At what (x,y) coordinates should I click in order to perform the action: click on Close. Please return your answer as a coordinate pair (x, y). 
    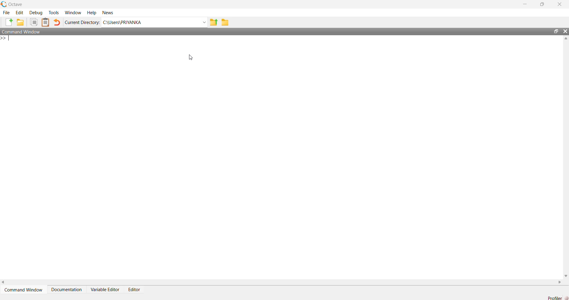
    Looking at the image, I should click on (565, 32).